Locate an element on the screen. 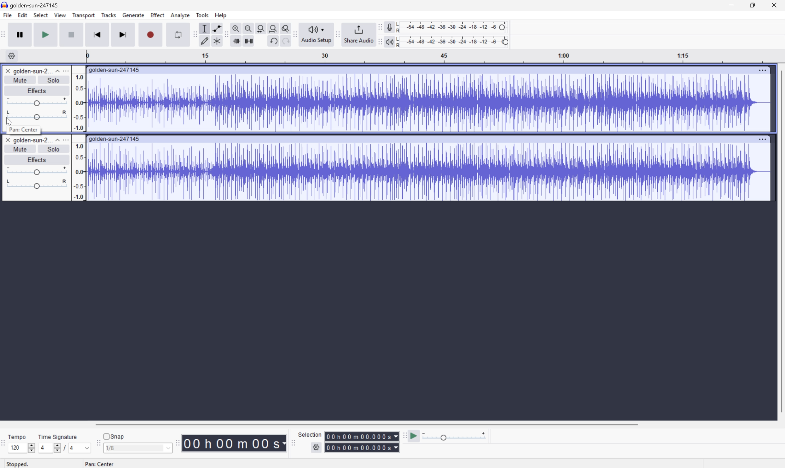 The height and width of the screenshot is (468, 785). 120 is located at coordinates (17, 448).